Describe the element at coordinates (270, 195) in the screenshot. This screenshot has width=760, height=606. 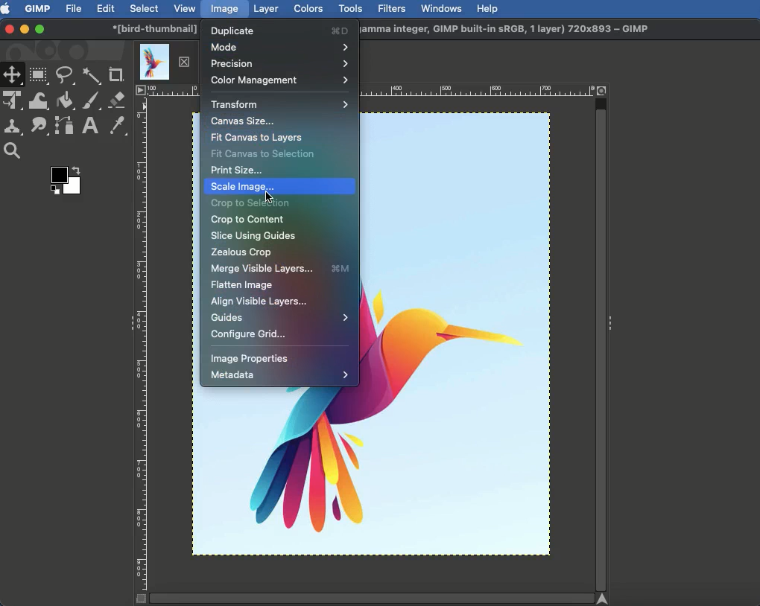
I see `cursor` at that location.